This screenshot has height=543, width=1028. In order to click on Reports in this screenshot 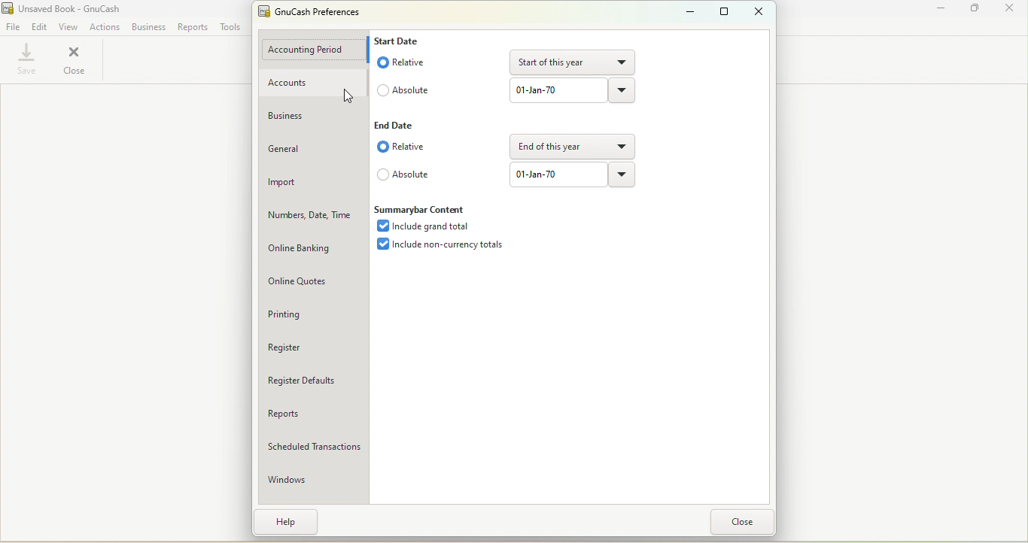, I will do `click(312, 411)`.